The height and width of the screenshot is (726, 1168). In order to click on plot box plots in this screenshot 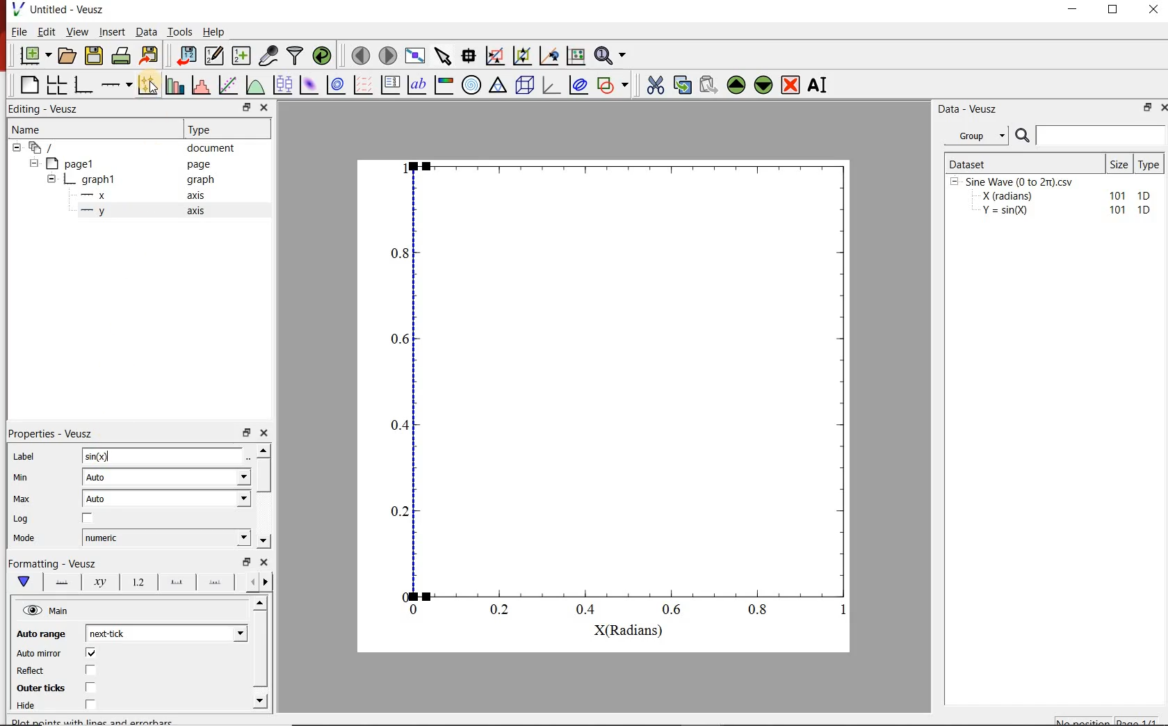, I will do `click(284, 86)`.